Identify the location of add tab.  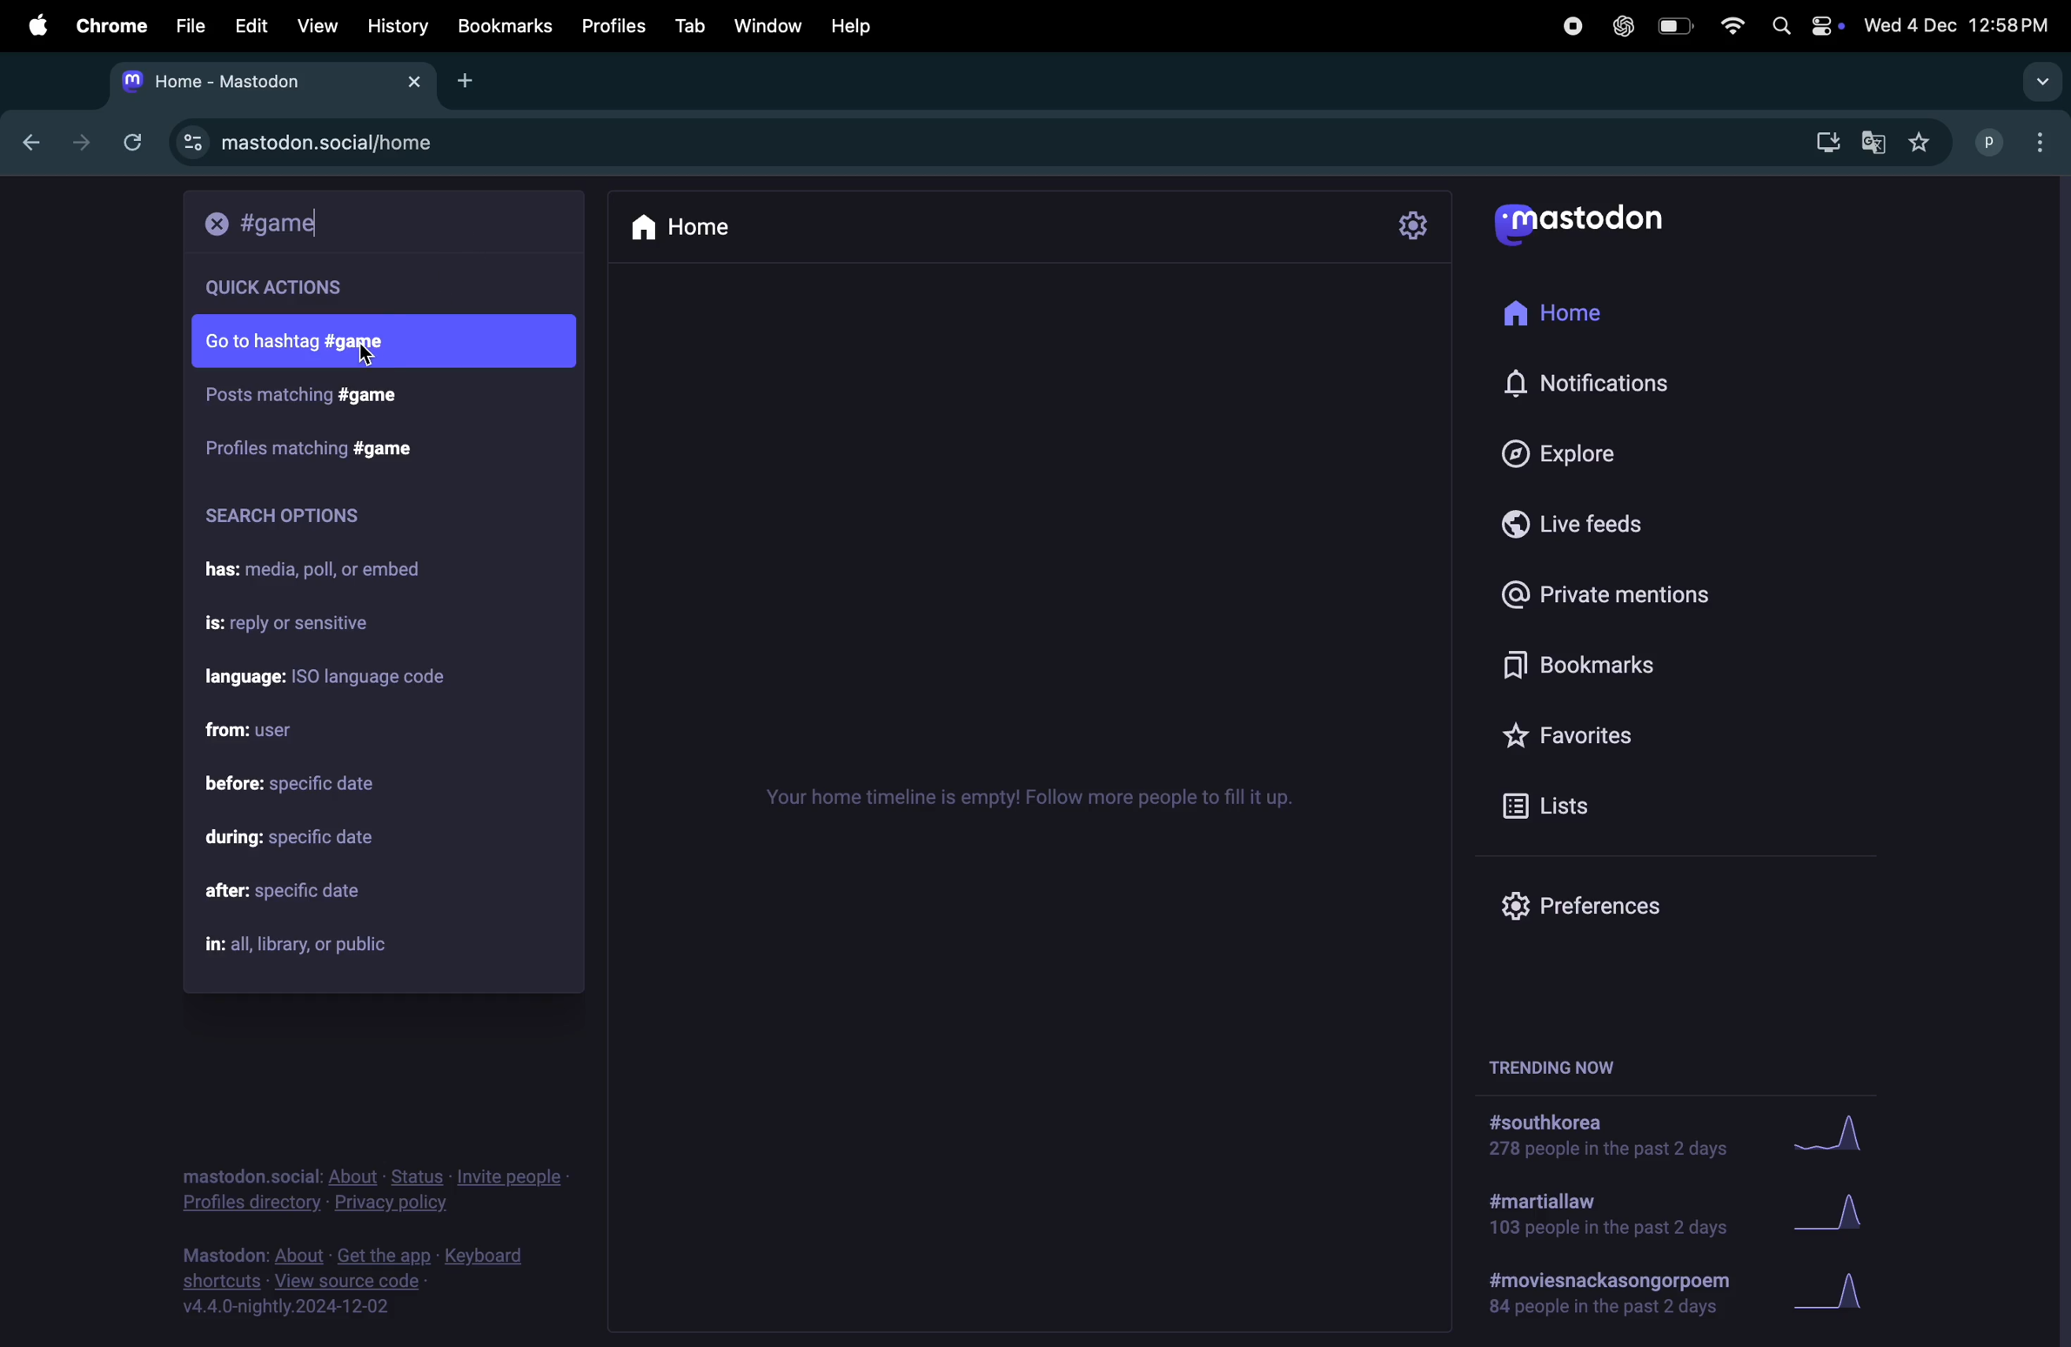
(473, 81).